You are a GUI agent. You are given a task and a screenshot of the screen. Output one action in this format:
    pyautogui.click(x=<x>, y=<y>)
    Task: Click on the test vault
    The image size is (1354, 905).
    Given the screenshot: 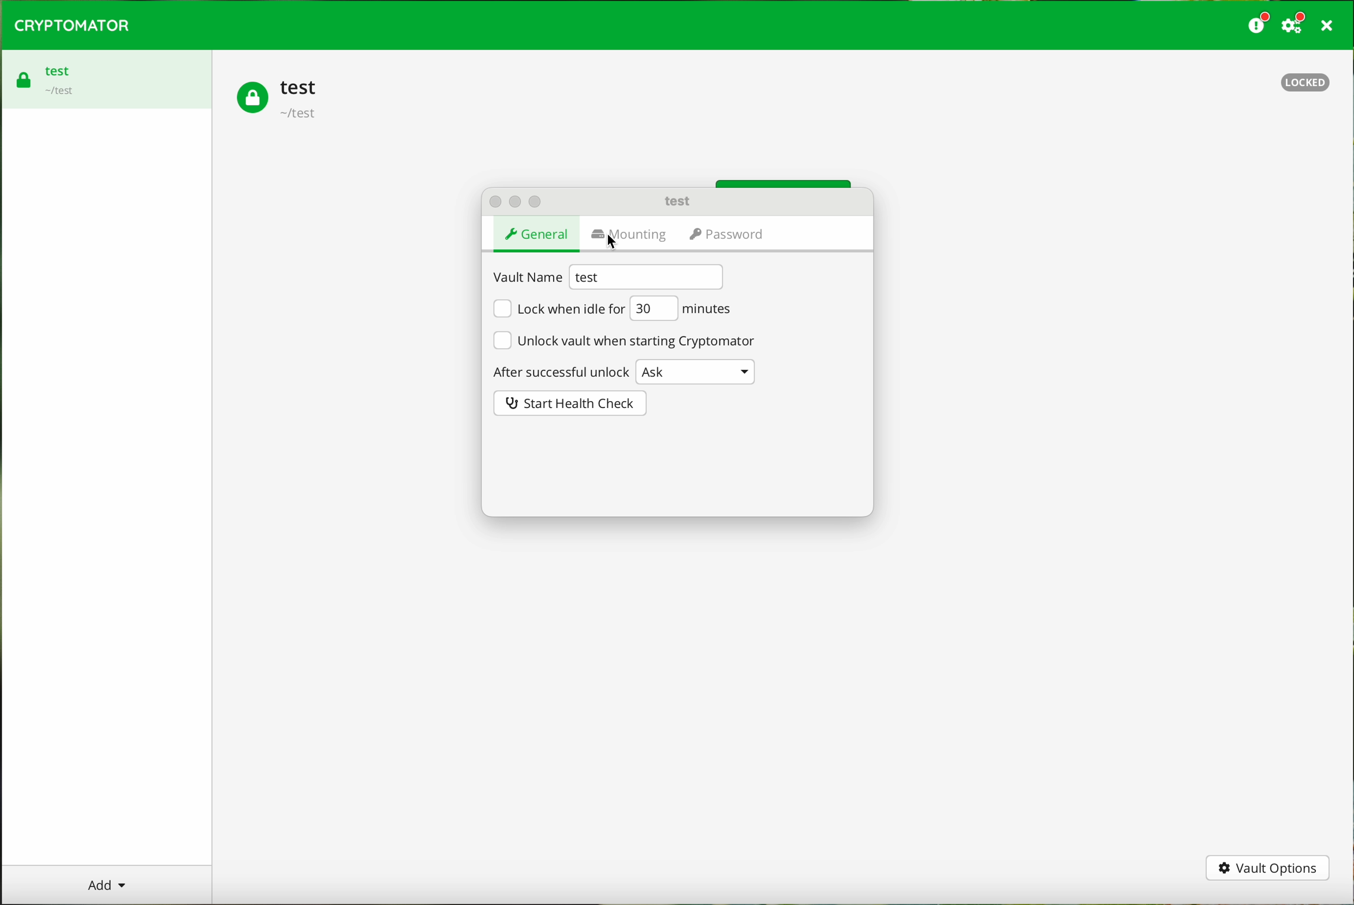 What is the action you would take?
    pyautogui.click(x=278, y=100)
    